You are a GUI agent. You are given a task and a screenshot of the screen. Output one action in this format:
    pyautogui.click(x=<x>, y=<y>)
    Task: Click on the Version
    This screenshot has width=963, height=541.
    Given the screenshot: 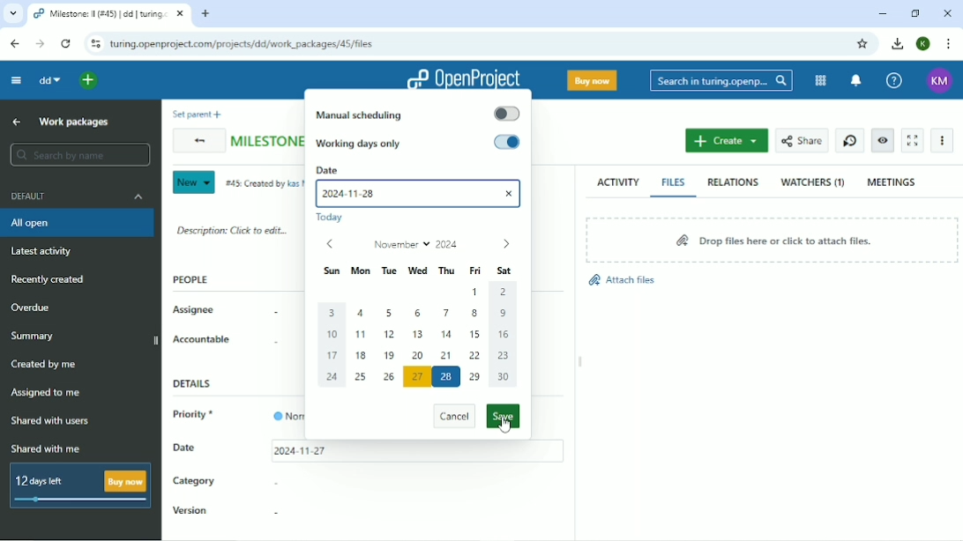 What is the action you would take?
    pyautogui.click(x=191, y=512)
    